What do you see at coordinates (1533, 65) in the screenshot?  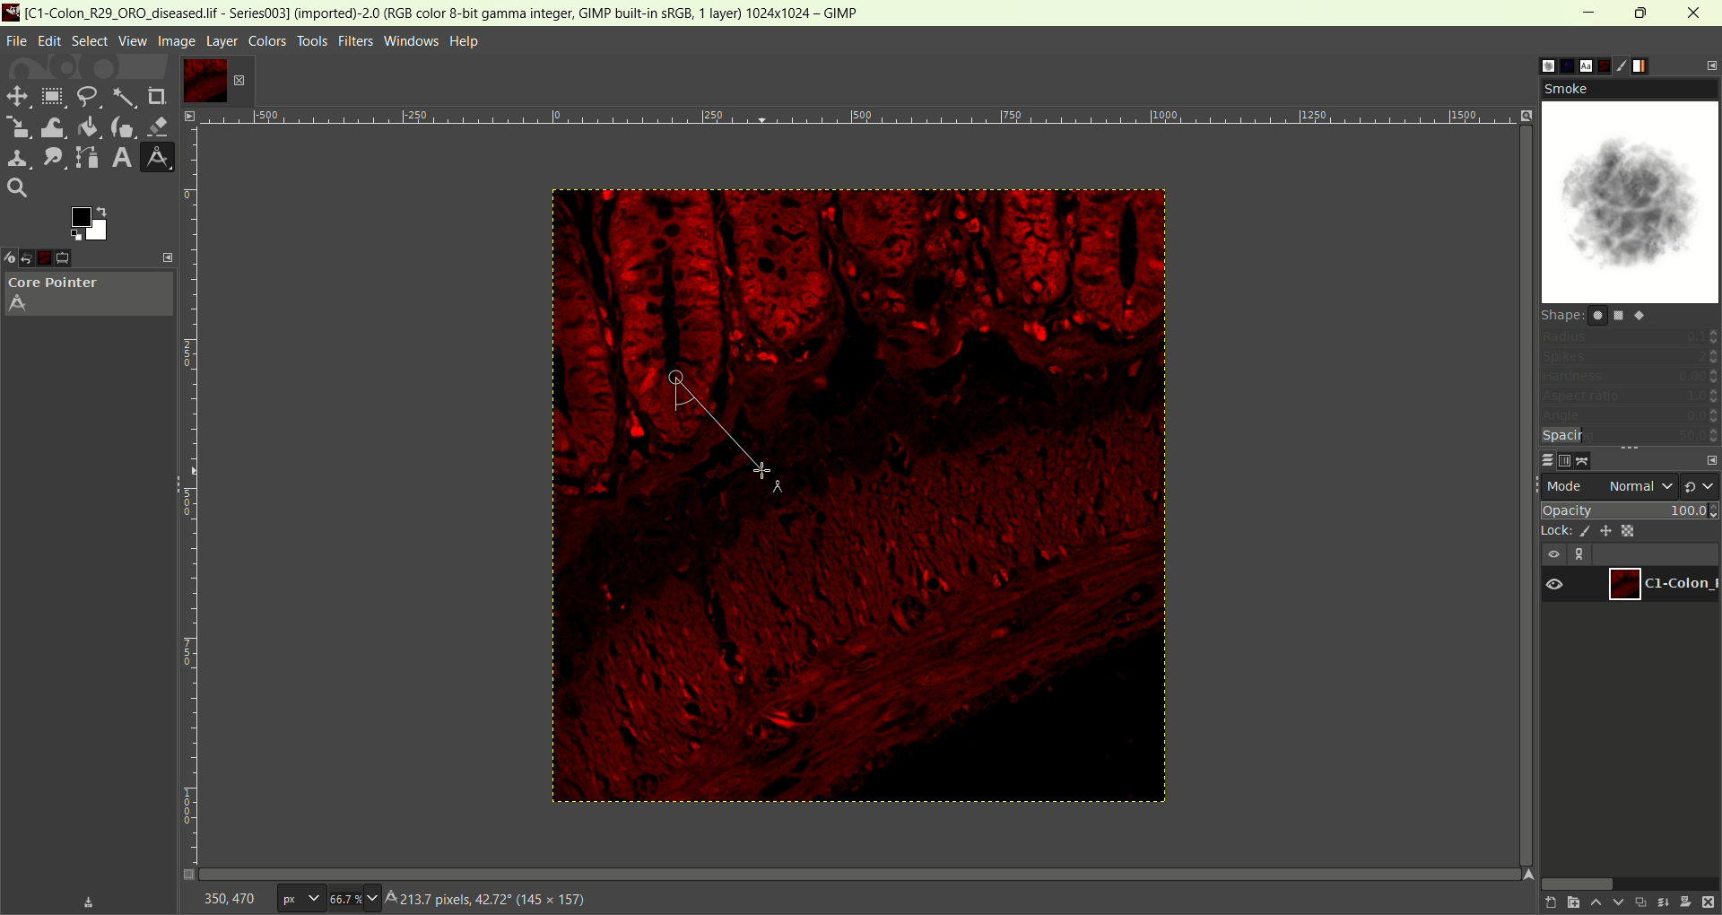 I see `brush` at bounding box center [1533, 65].